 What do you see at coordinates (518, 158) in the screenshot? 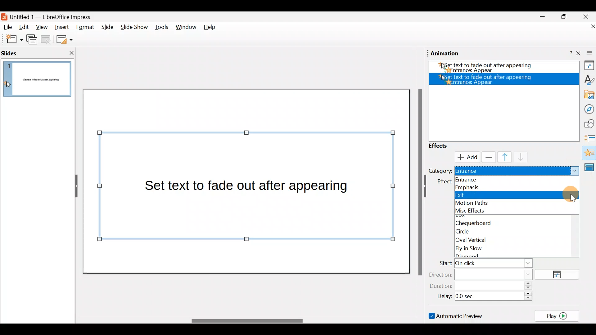
I see `Move down` at bounding box center [518, 158].